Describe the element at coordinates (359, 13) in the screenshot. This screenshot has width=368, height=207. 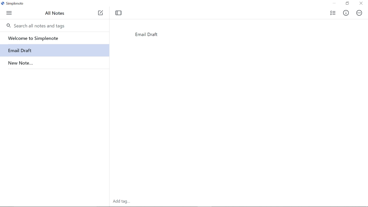
I see `Actions` at that location.